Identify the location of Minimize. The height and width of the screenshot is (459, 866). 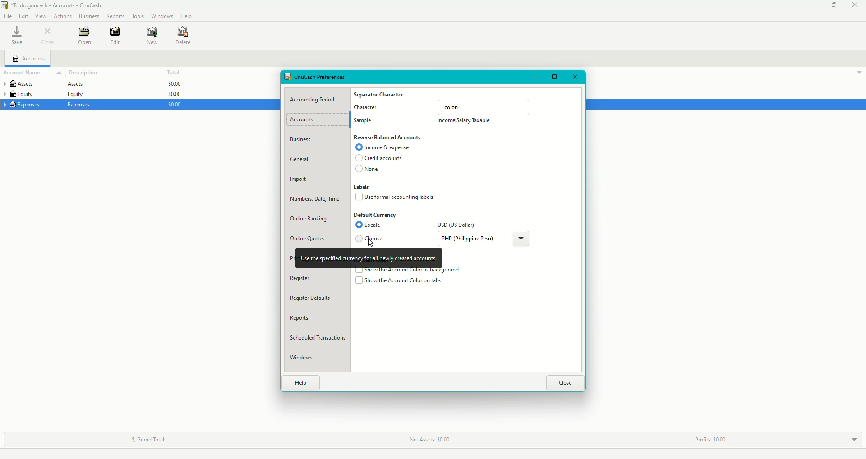
(814, 5).